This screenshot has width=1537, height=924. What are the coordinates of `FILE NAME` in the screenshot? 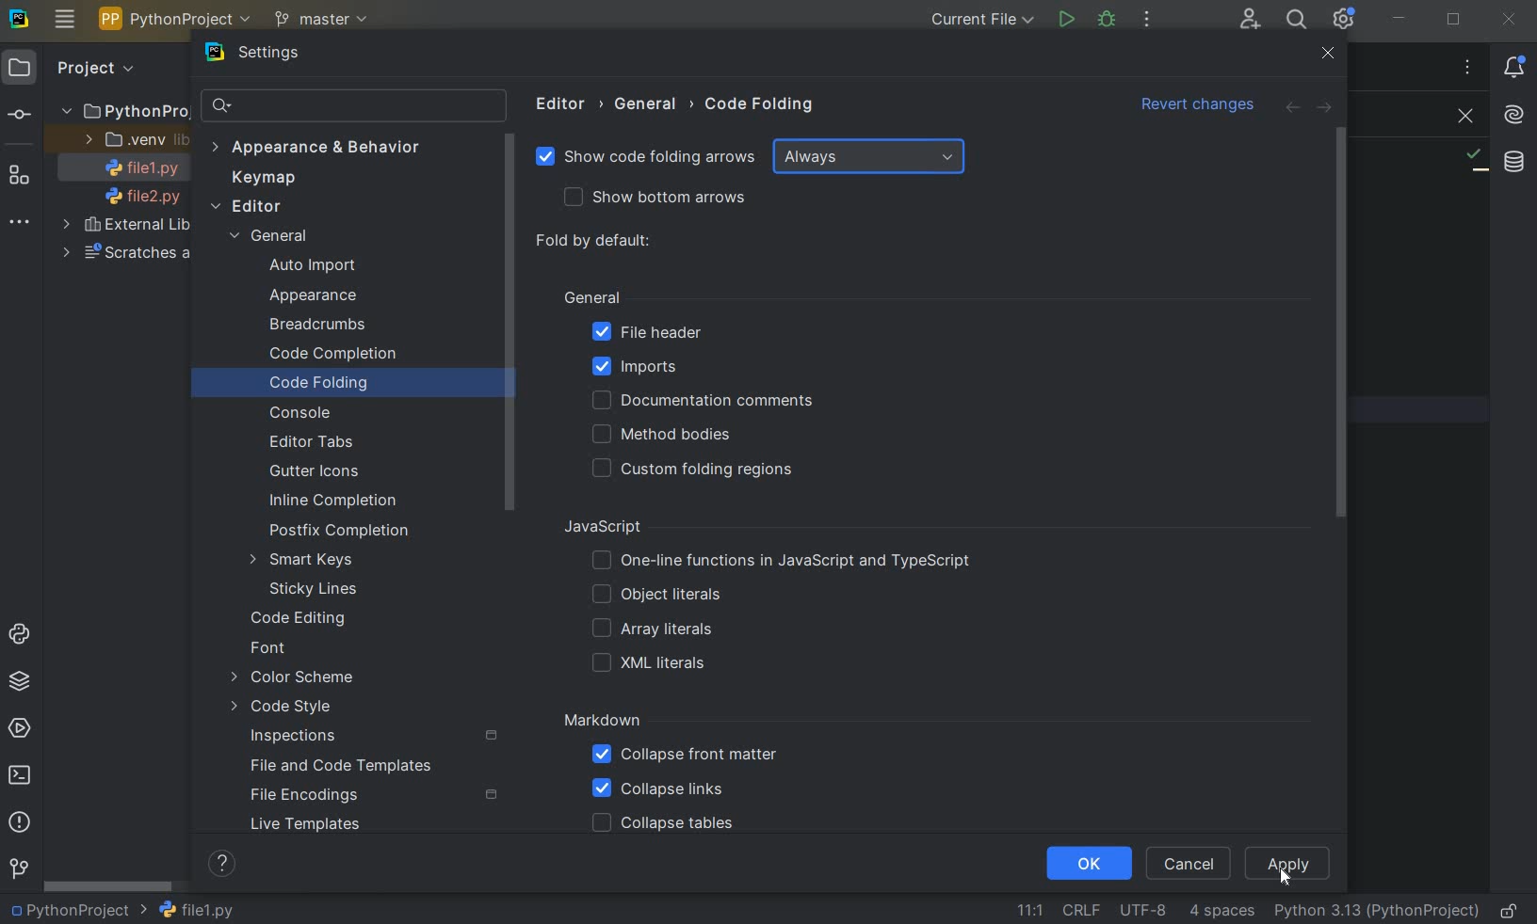 It's located at (196, 910).